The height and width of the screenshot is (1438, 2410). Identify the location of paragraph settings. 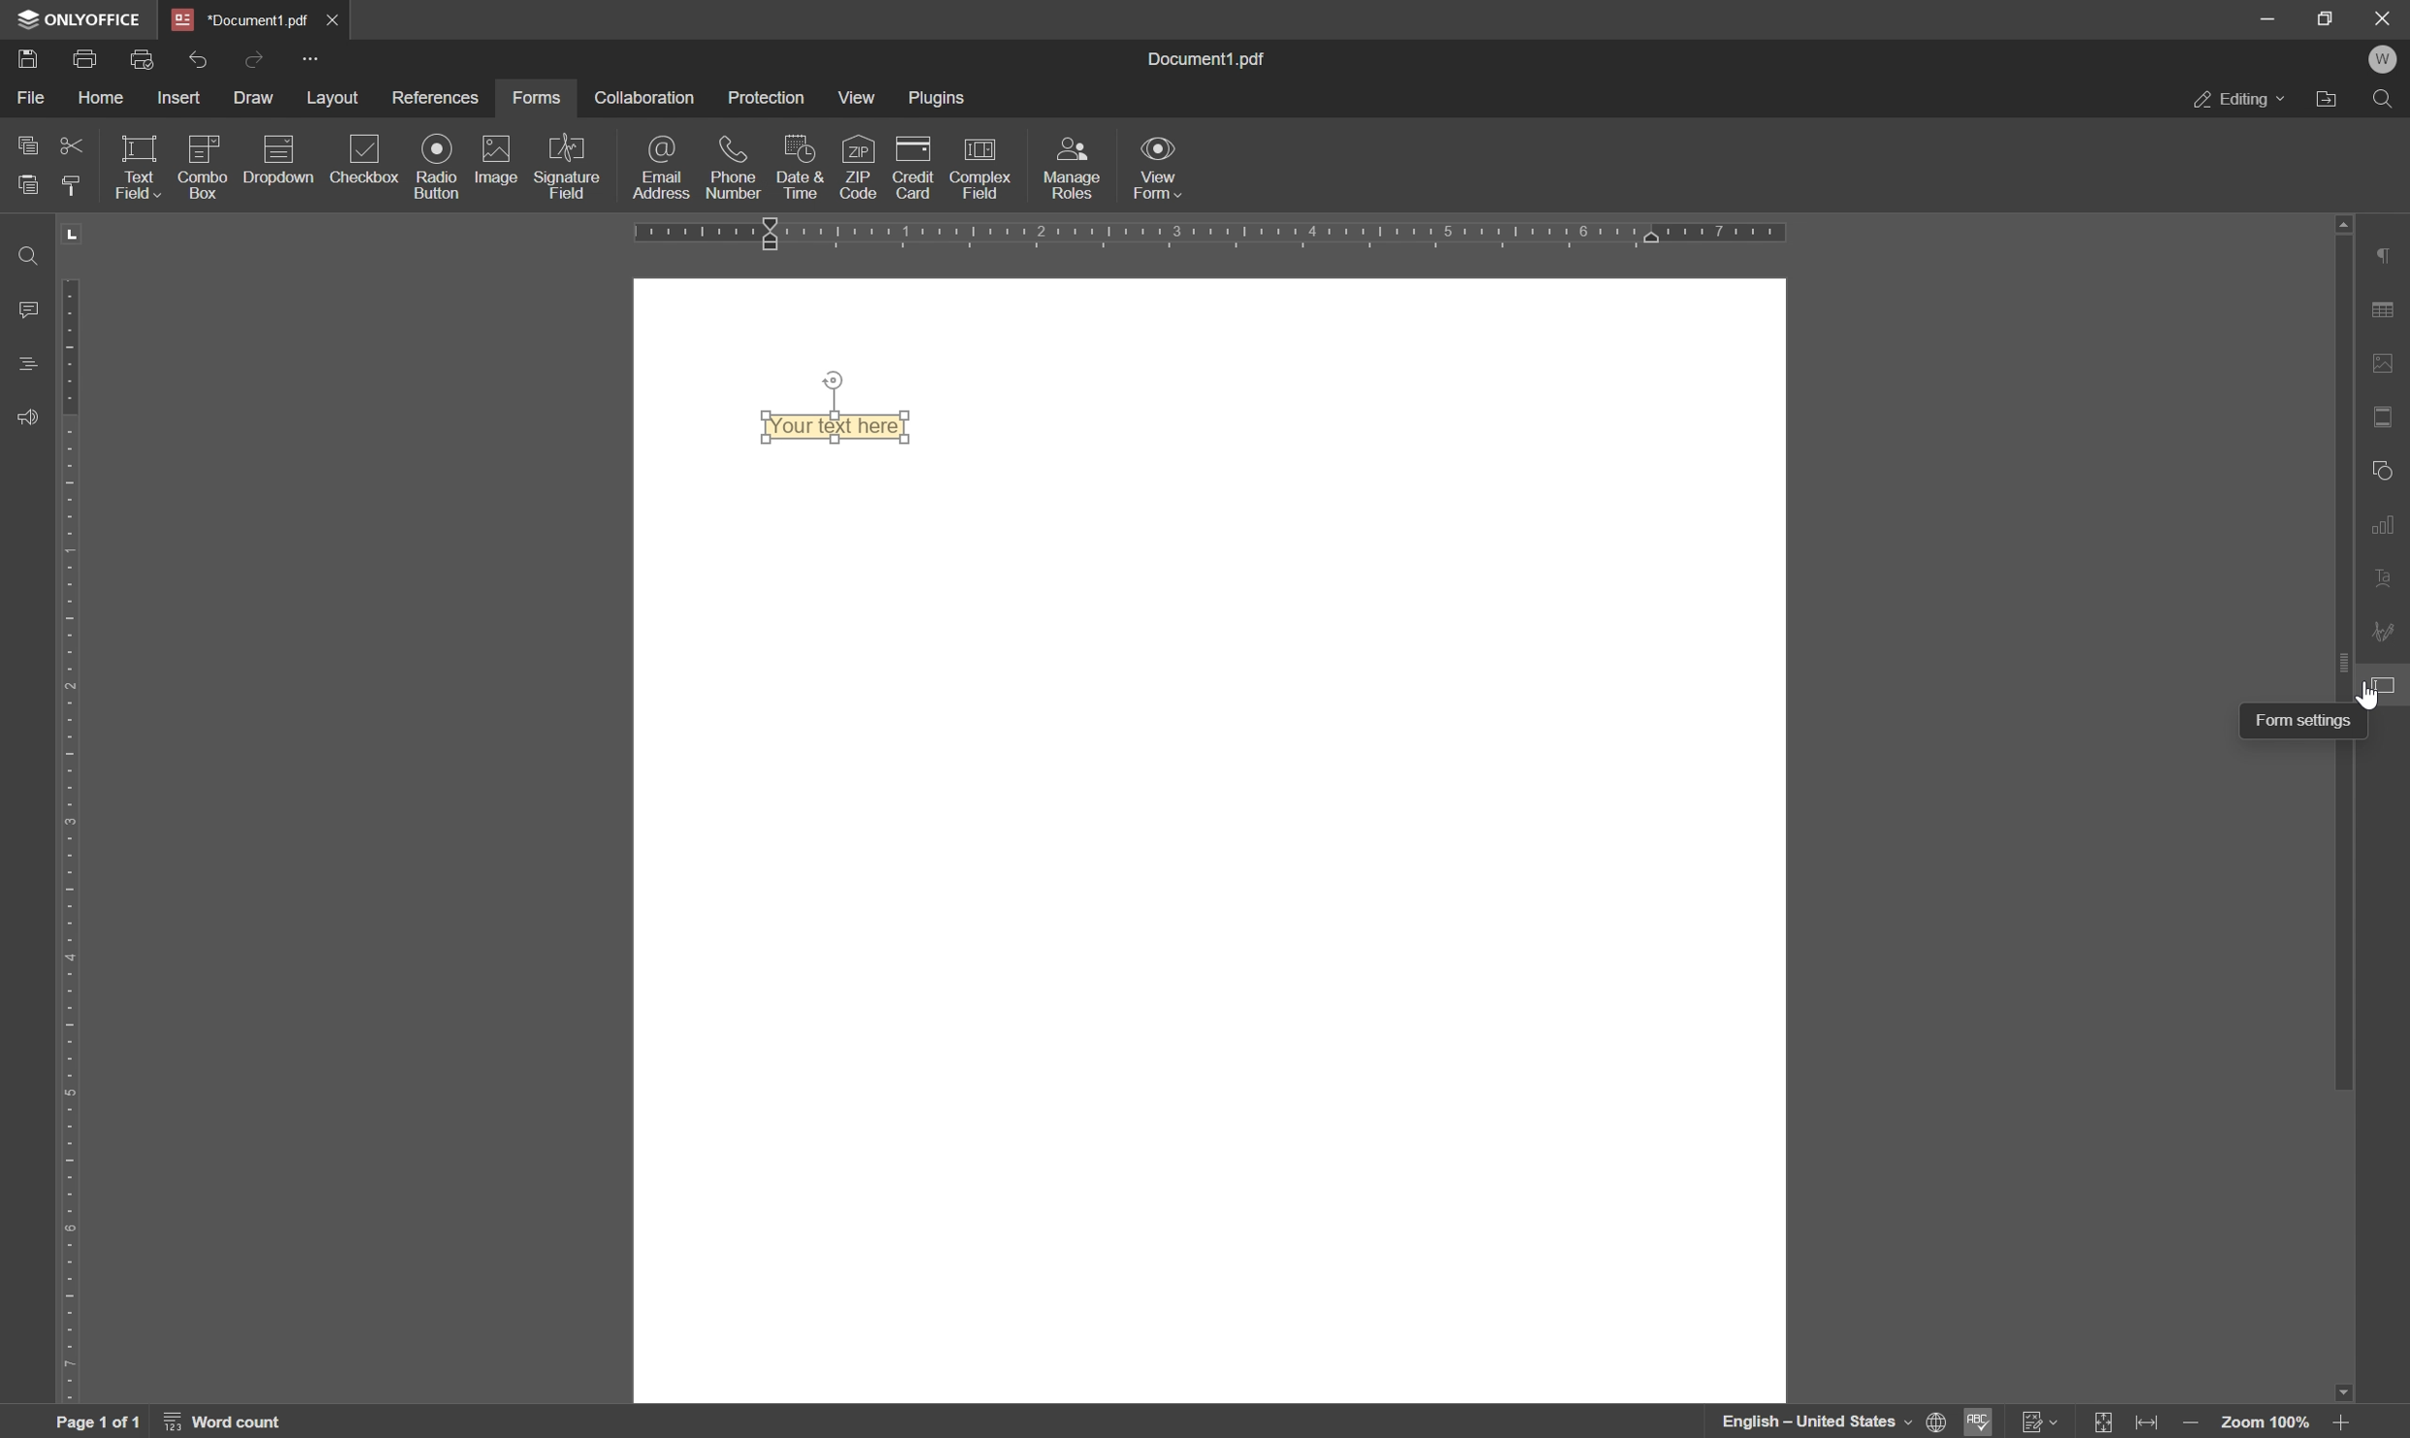
(2386, 254).